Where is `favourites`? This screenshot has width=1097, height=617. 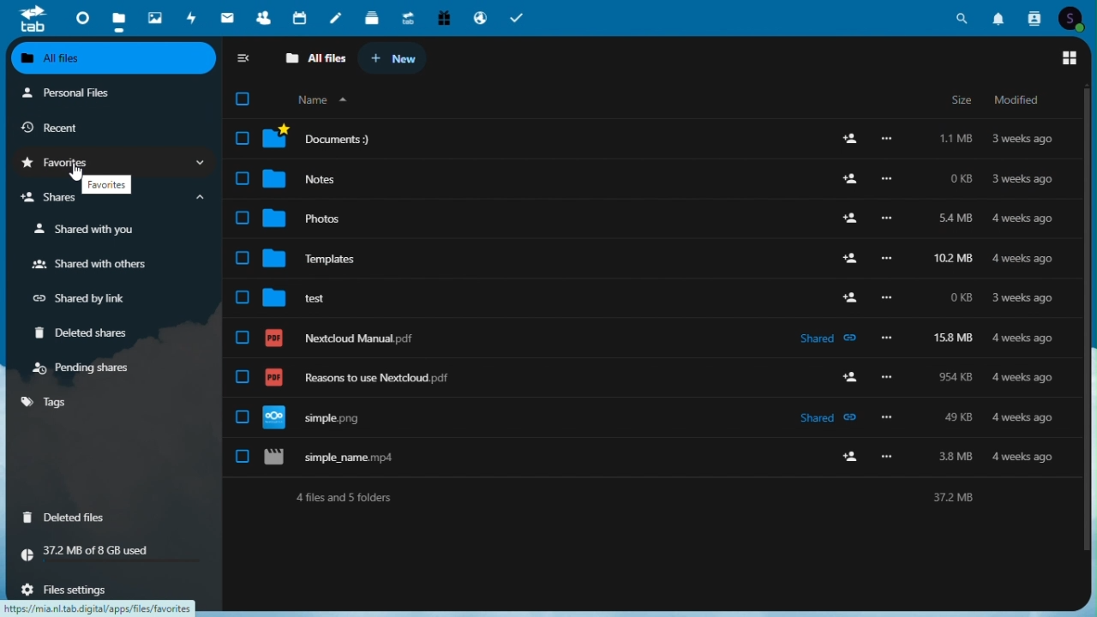 favourites is located at coordinates (107, 160).